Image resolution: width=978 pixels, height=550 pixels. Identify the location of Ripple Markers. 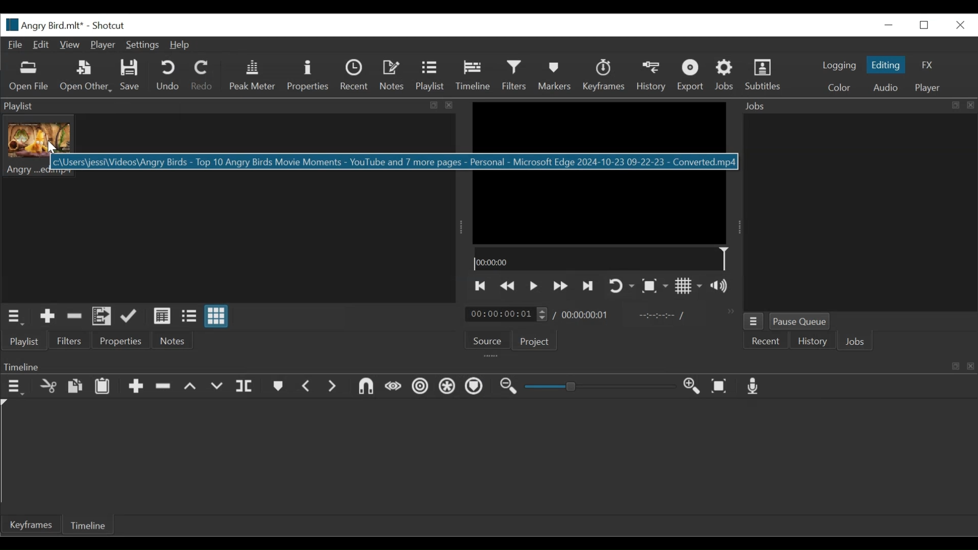
(476, 388).